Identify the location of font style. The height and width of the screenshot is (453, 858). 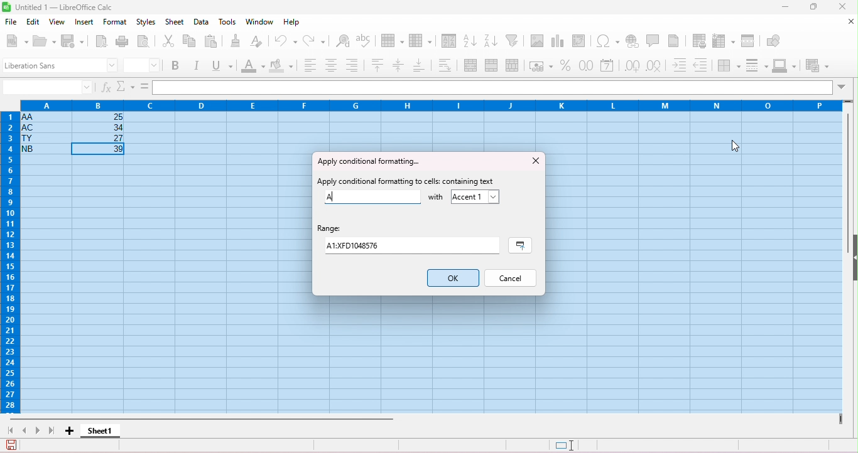
(59, 65).